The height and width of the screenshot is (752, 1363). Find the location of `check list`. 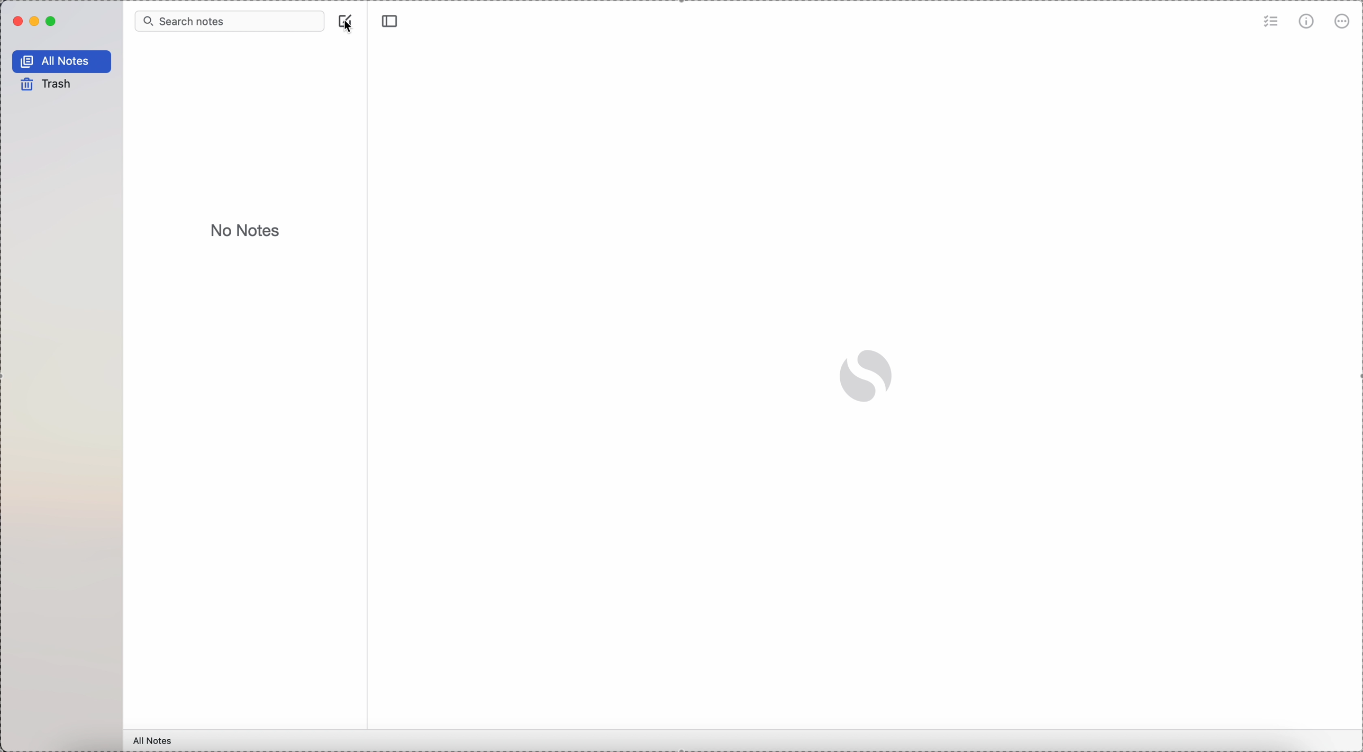

check list is located at coordinates (1269, 21).